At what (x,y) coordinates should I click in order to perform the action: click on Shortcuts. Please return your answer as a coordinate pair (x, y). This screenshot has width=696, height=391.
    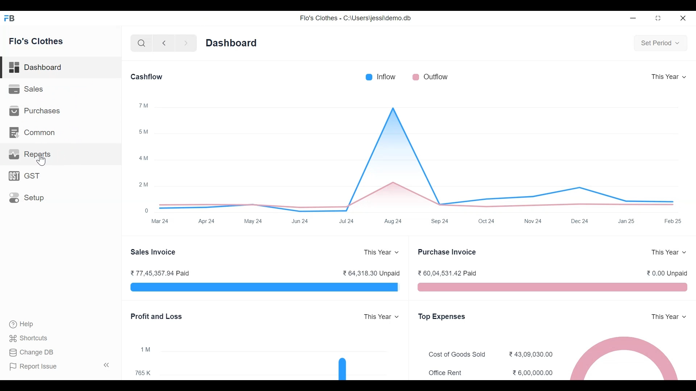
    Looking at the image, I should click on (29, 338).